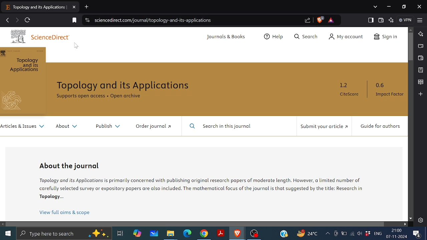 The image size is (427, 240). What do you see at coordinates (137, 234) in the screenshot?
I see `Copilot` at bounding box center [137, 234].